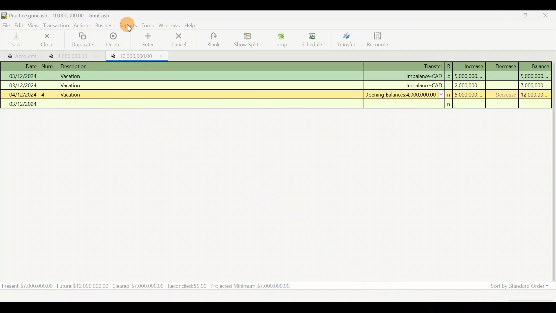 The height and width of the screenshot is (313, 556). Describe the element at coordinates (70, 94) in the screenshot. I see `Vacation` at that location.